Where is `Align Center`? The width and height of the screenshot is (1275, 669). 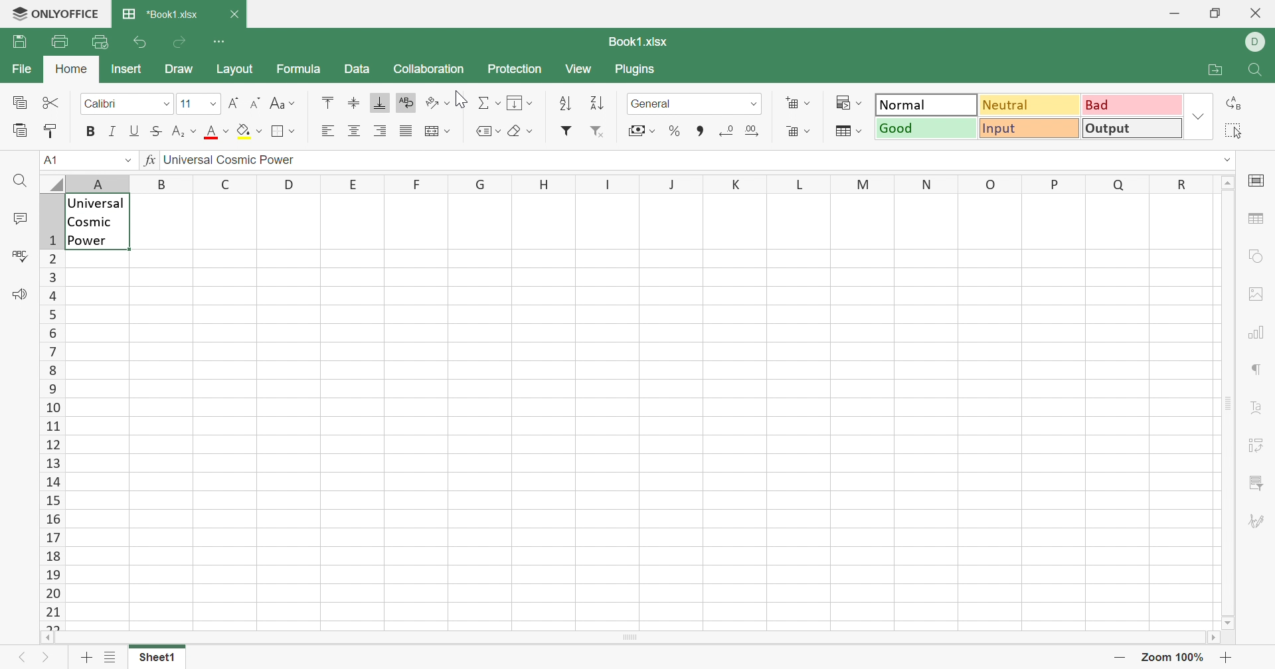 Align Center is located at coordinates (354, 131).